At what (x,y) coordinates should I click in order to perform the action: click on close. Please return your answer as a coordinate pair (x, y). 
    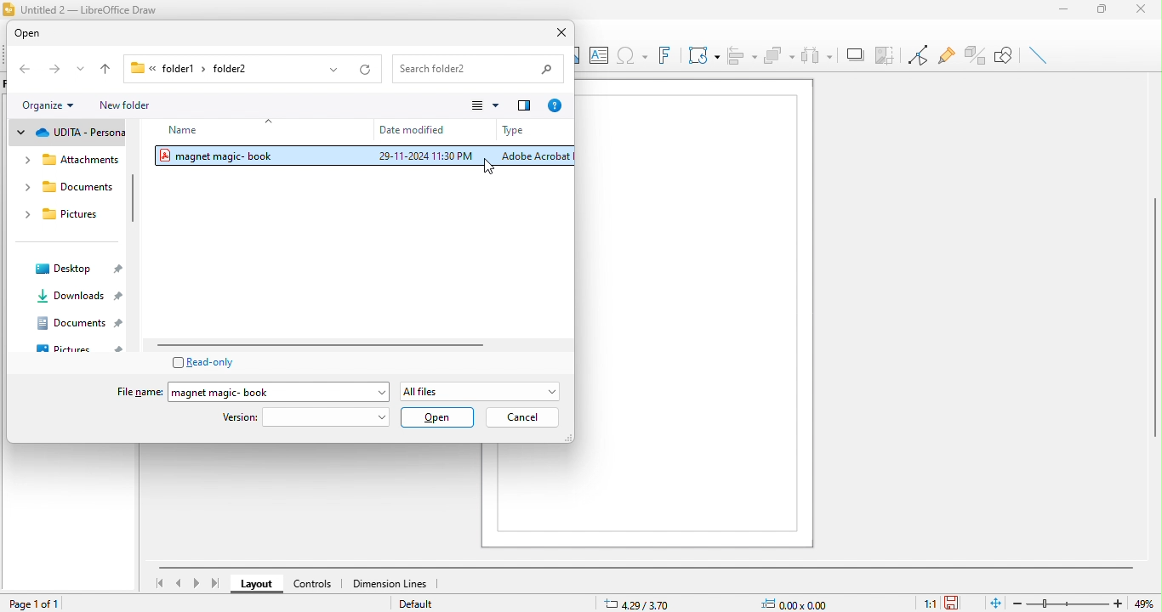
    Looking at the image, I should click on (557, 35).